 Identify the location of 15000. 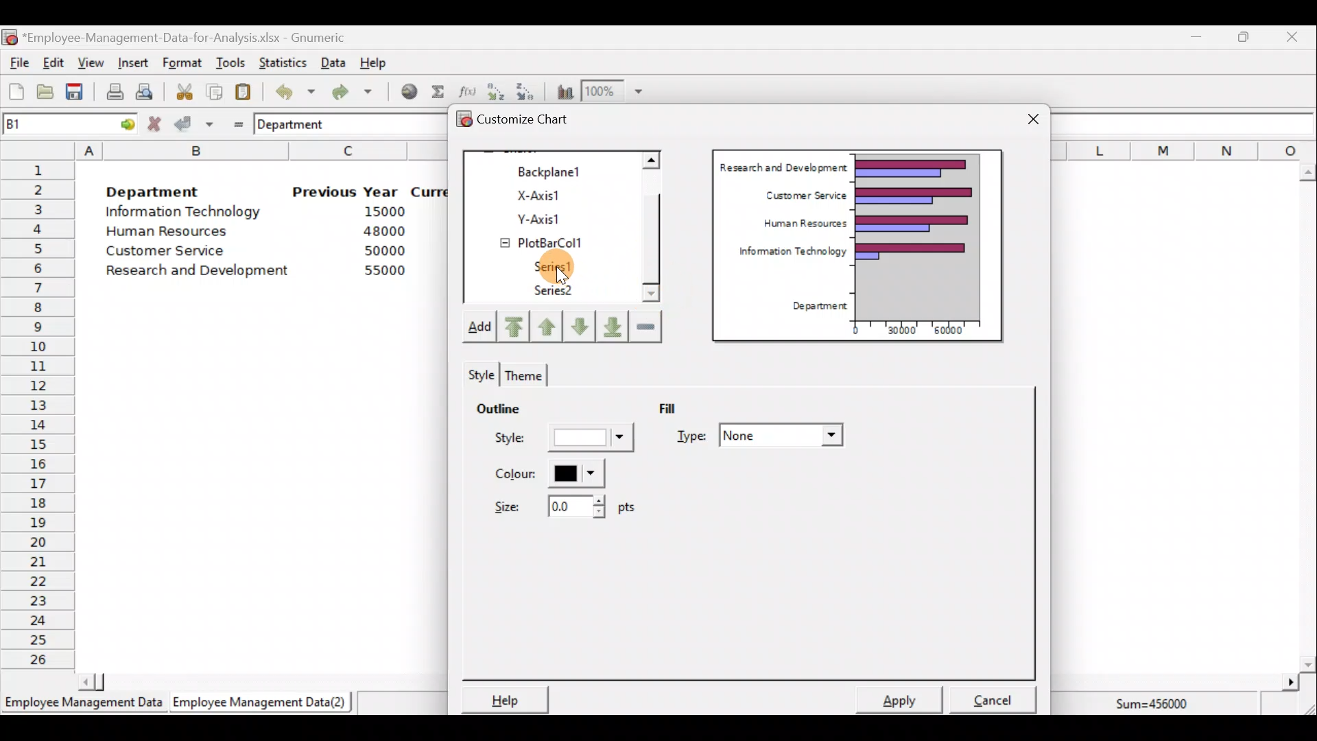
(379, 211).